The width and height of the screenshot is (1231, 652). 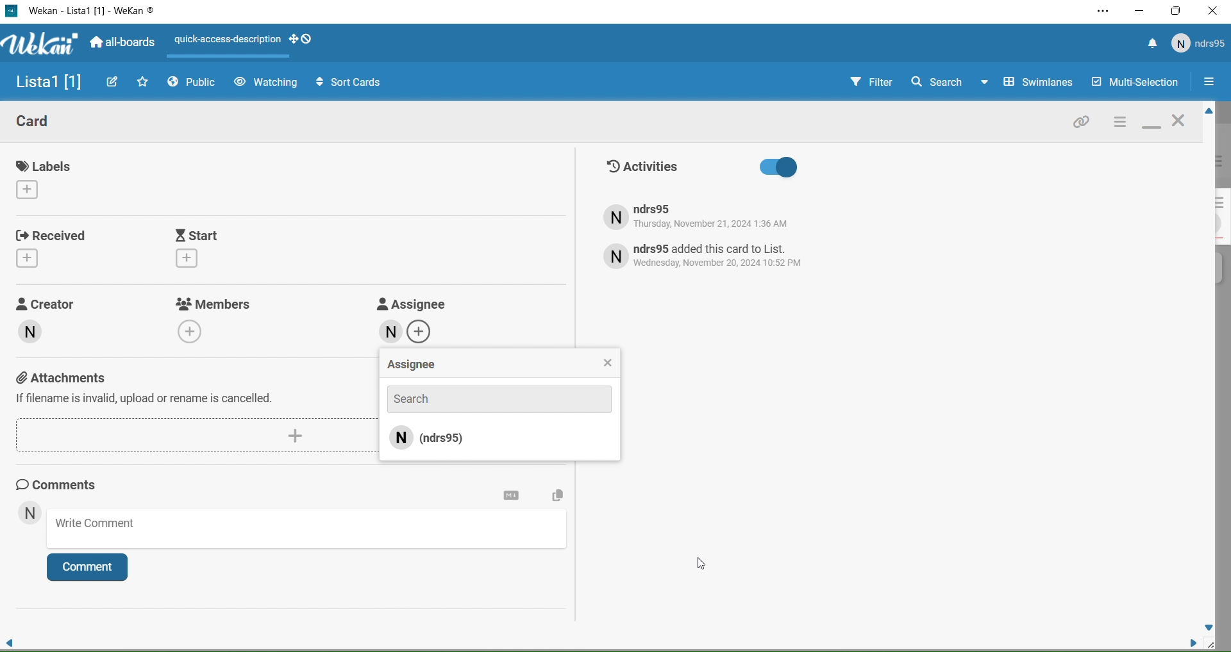 What do you see at coordinates (44, 124) in the screenshot?
I see `Card` at bounding box center [44, 124].